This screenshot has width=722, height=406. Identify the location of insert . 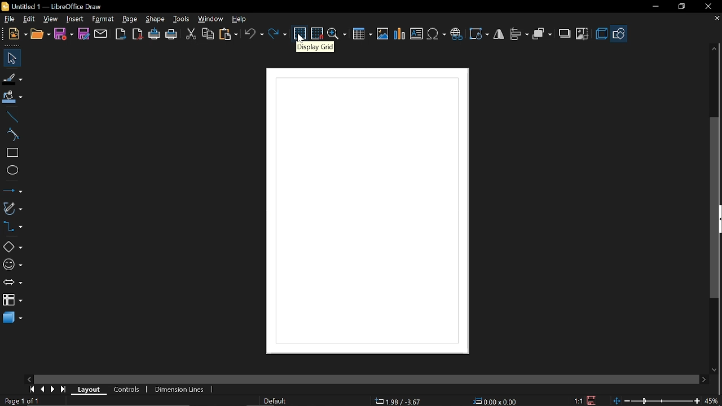
(74, 20).